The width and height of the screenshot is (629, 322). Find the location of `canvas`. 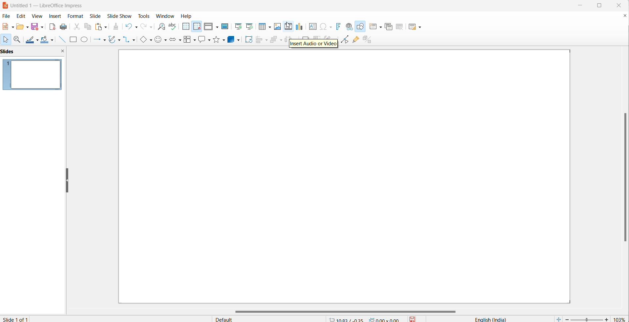

canvas is located at coordinates (344, 177).